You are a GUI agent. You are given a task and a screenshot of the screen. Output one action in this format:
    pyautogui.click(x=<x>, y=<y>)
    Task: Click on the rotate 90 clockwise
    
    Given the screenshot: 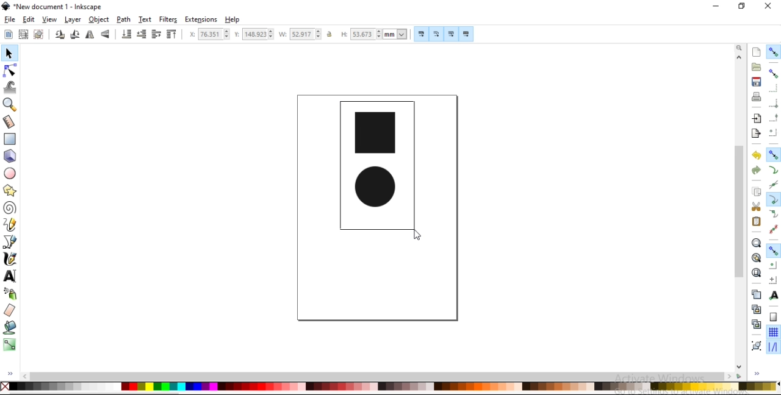 What is the action you would take?
    pyautogui.click(x=74, y=35)
    